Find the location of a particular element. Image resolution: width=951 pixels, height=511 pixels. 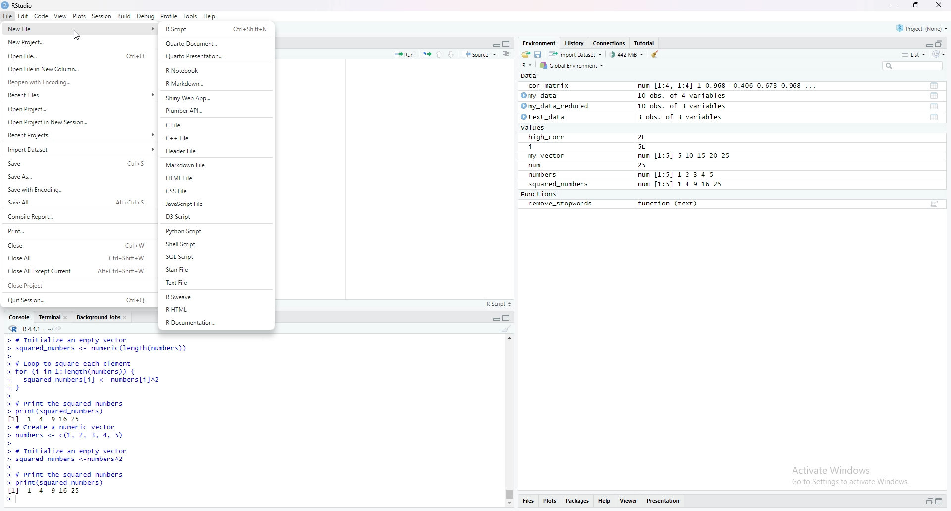

num [1:4, 1:4] 1 0.968 -0.400 0.6/3 0.968 ... is located at coordinates (728, 84).